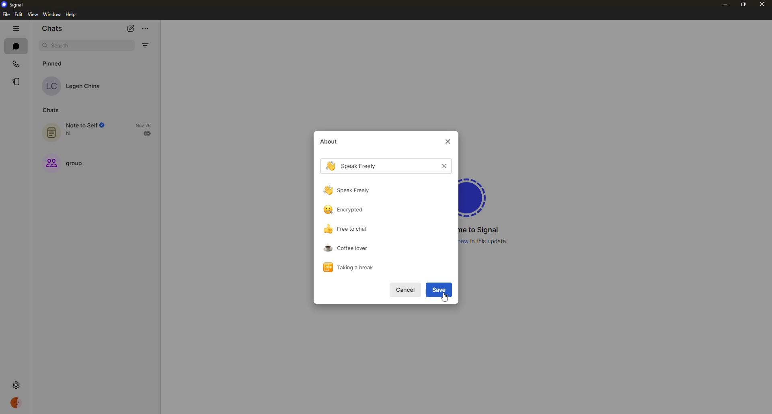  Describe the element at coordinates (447, 140) in the screenshot. I see `close` at that location.